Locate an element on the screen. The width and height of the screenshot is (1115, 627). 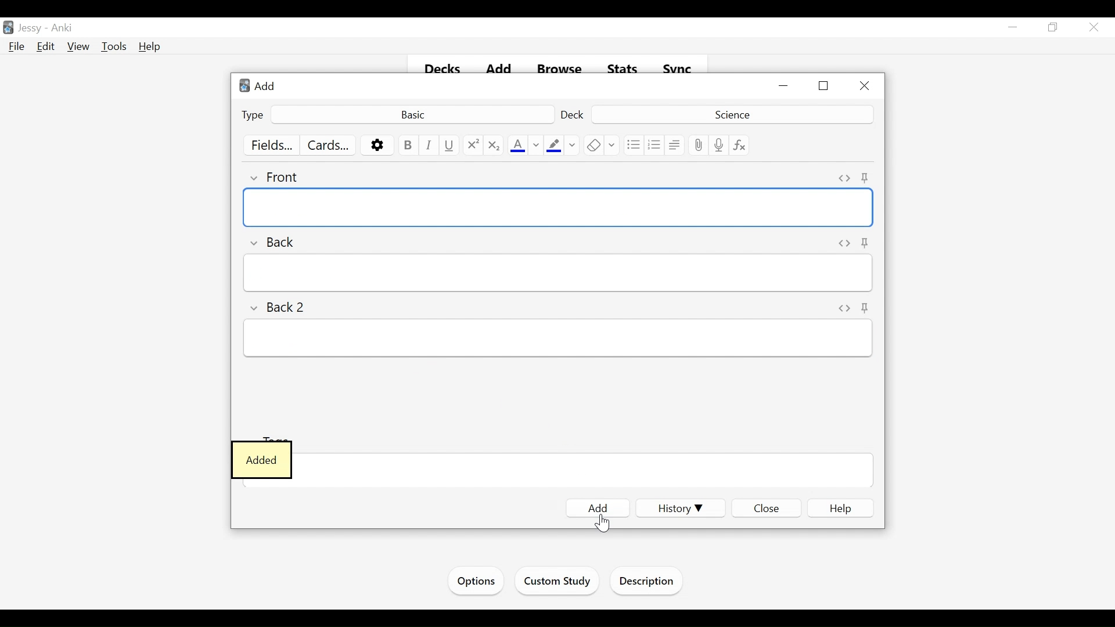
cursor is located at coordinates (598, 525).